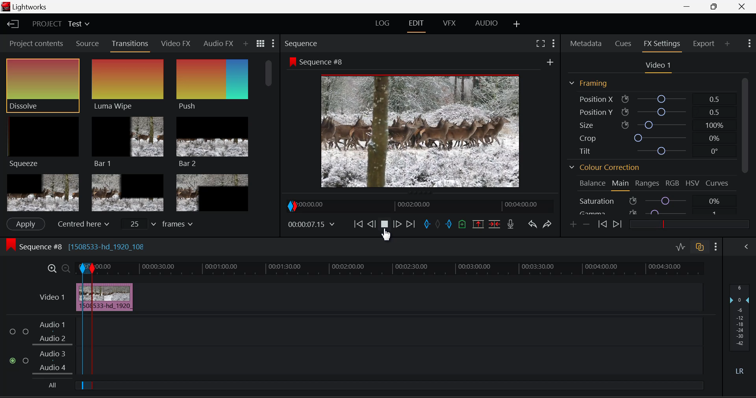 Image resolution: width=756 pixels, height=398 pixels. What do you see at coordinates (437, 225) in the screenshot?
I see `Remove all marks` at bounding box center [437, 225].